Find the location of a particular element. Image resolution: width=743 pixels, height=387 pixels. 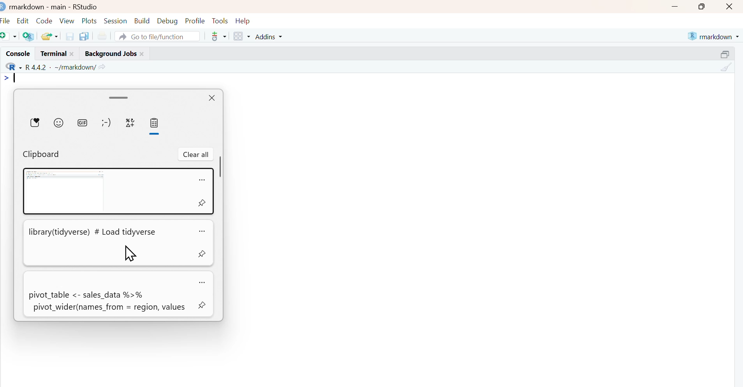

save is located at coordinates (70, 36).